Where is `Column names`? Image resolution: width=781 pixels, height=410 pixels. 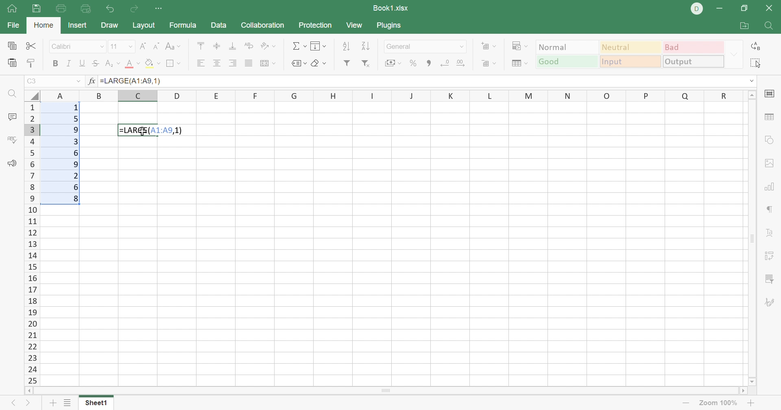 Column names is located at coordinates (391, 95).